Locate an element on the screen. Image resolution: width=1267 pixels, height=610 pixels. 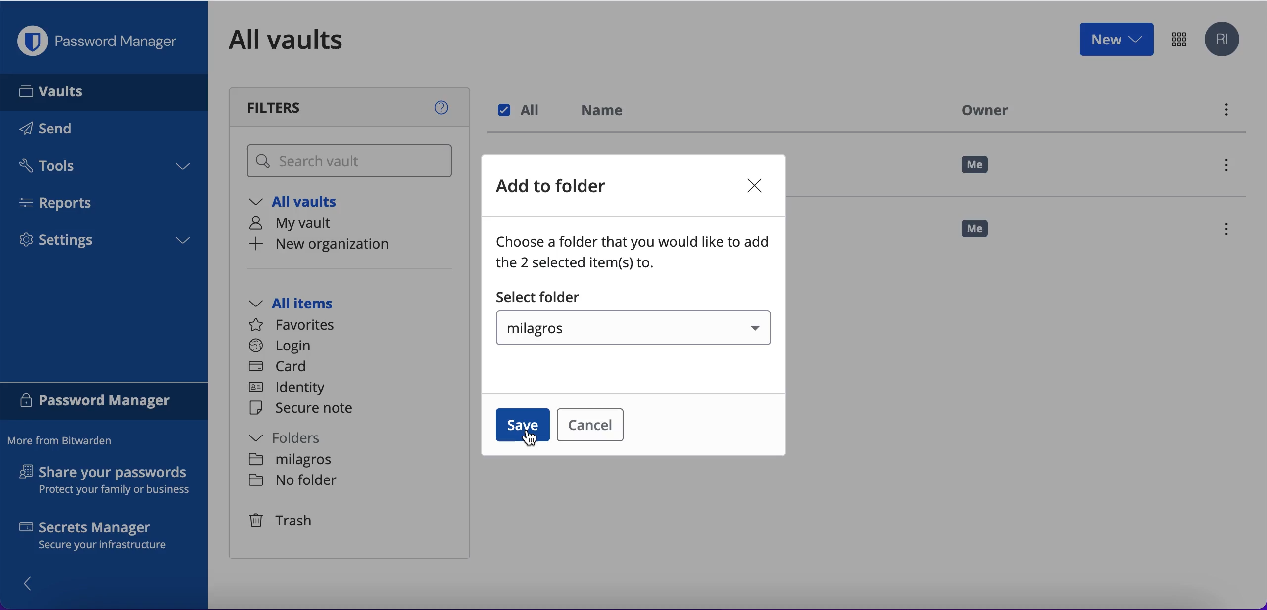
all vaults is located at coordinates (301, 204).